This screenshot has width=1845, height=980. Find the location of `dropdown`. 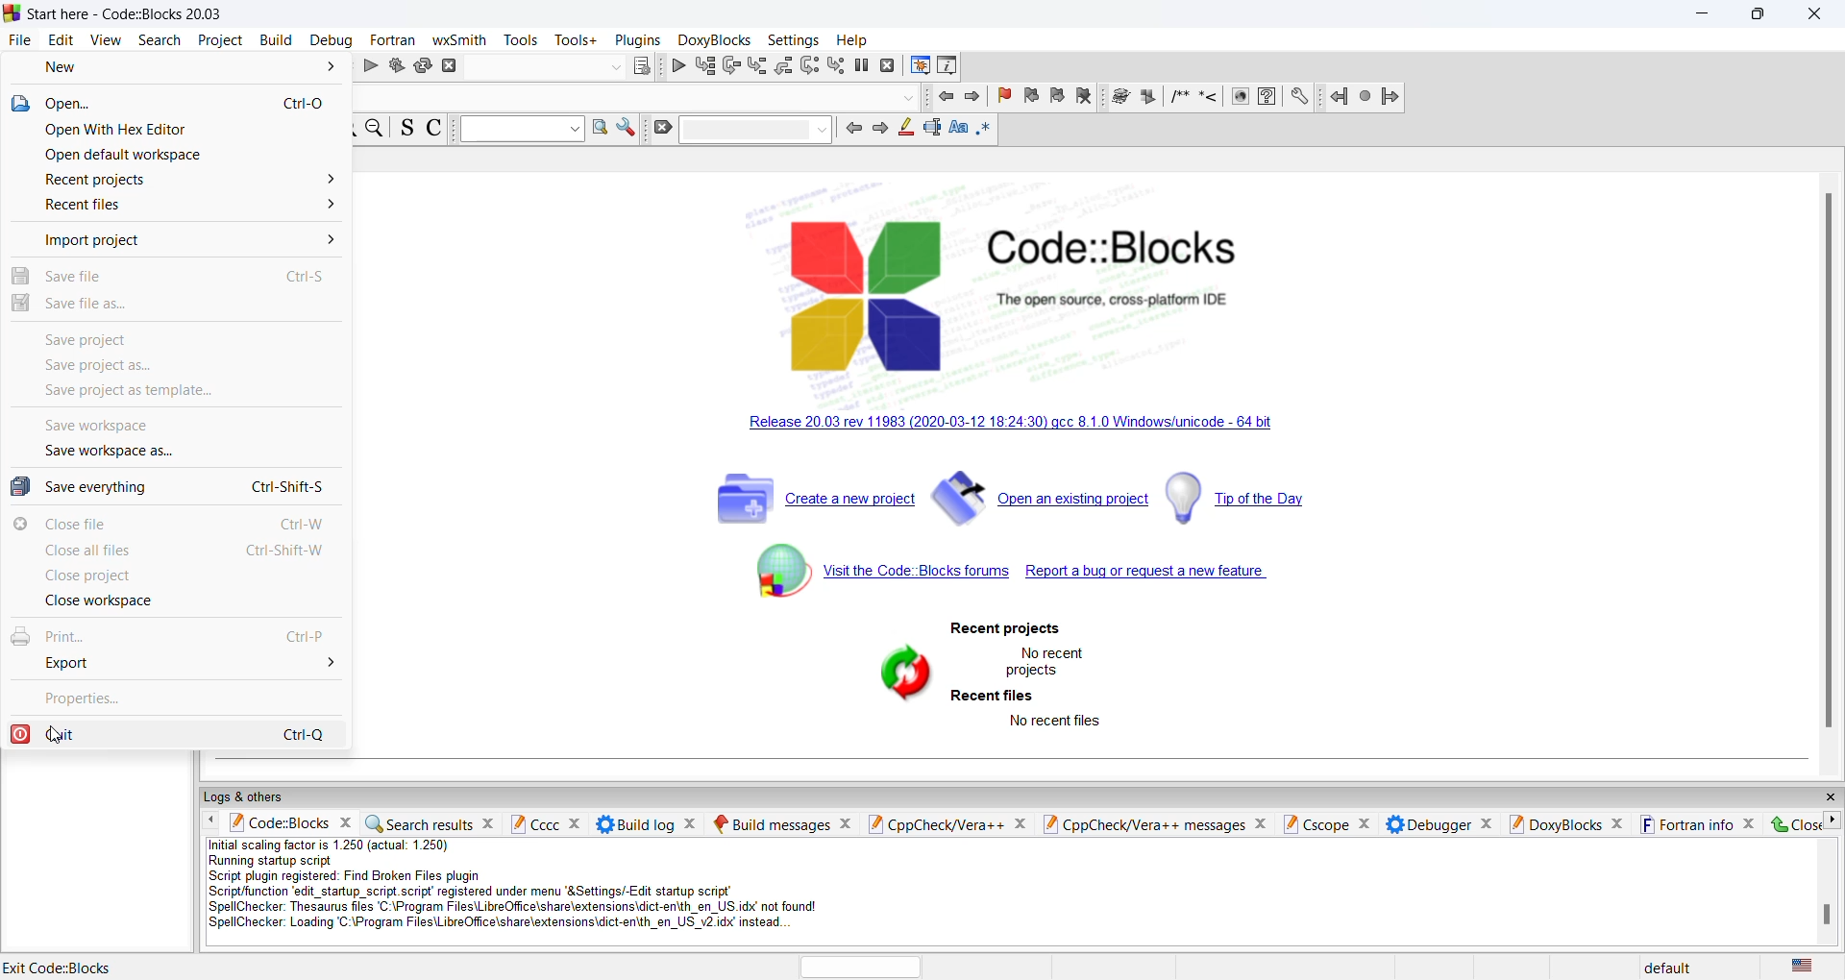

dropdown is located at coordinates (523, 129).